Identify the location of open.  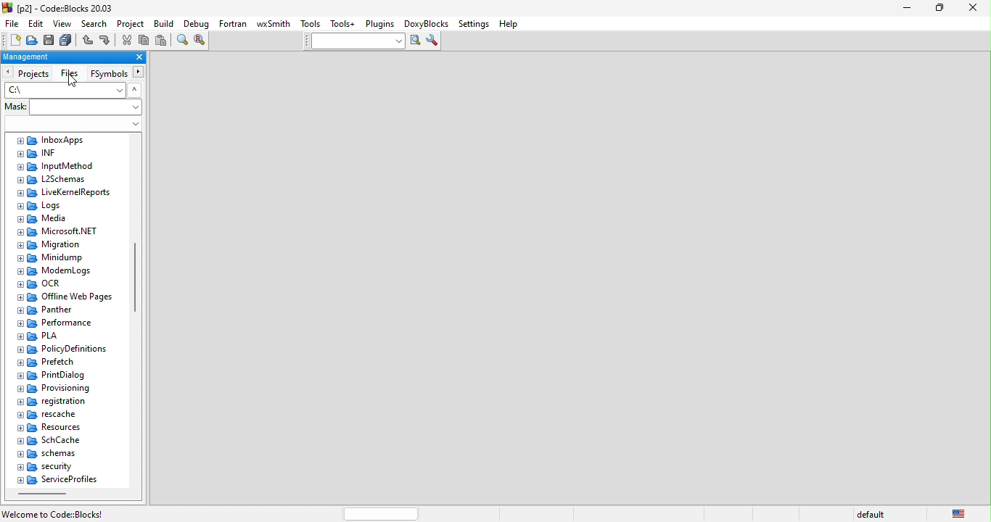
(33, 41).